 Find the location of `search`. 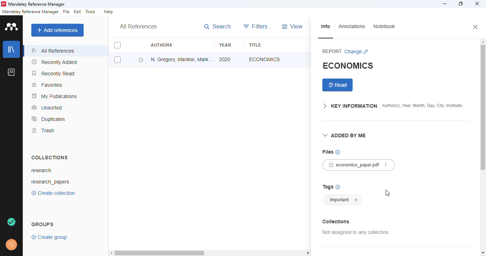

search is located at coordinates (217, 27).